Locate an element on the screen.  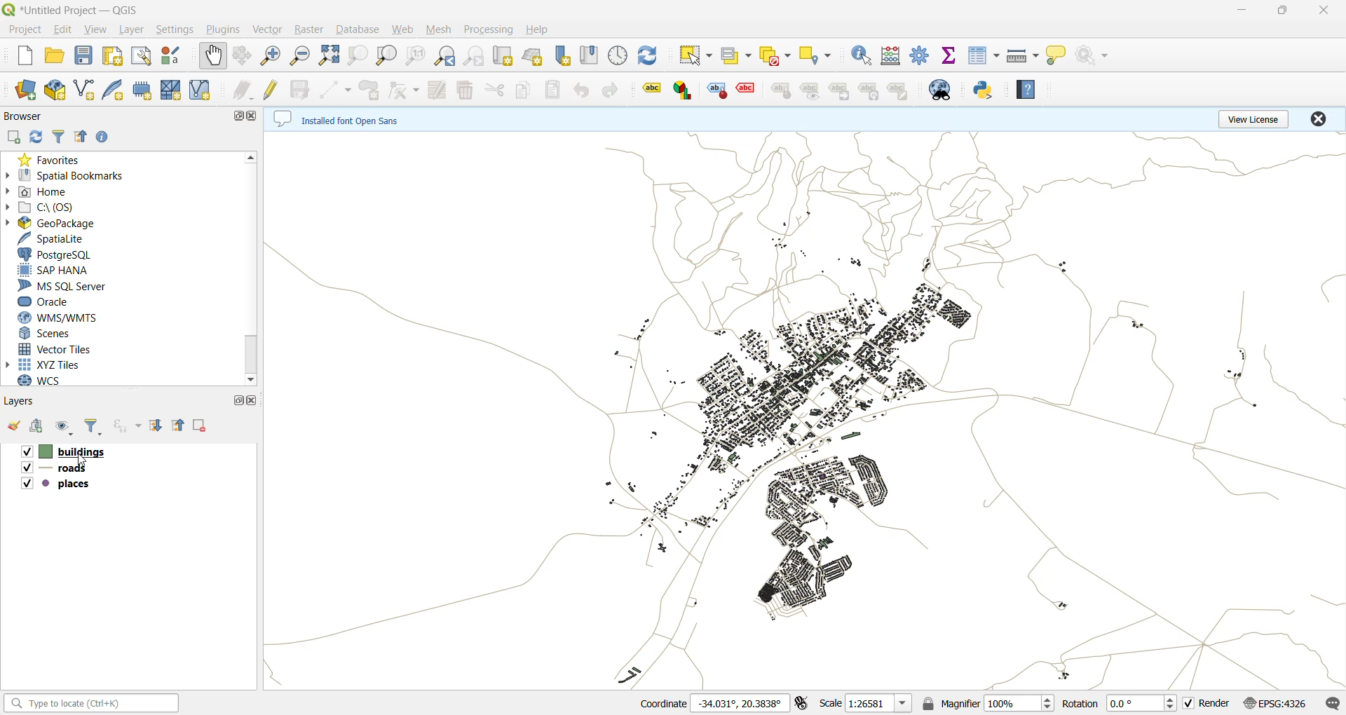
move a label and diagram is located at coordinates (843, 90).